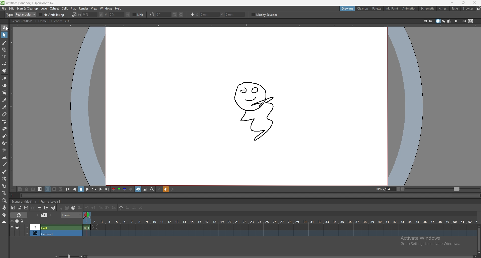 The image size is (481, 258). I want to click on previous key, so click(160, 189).